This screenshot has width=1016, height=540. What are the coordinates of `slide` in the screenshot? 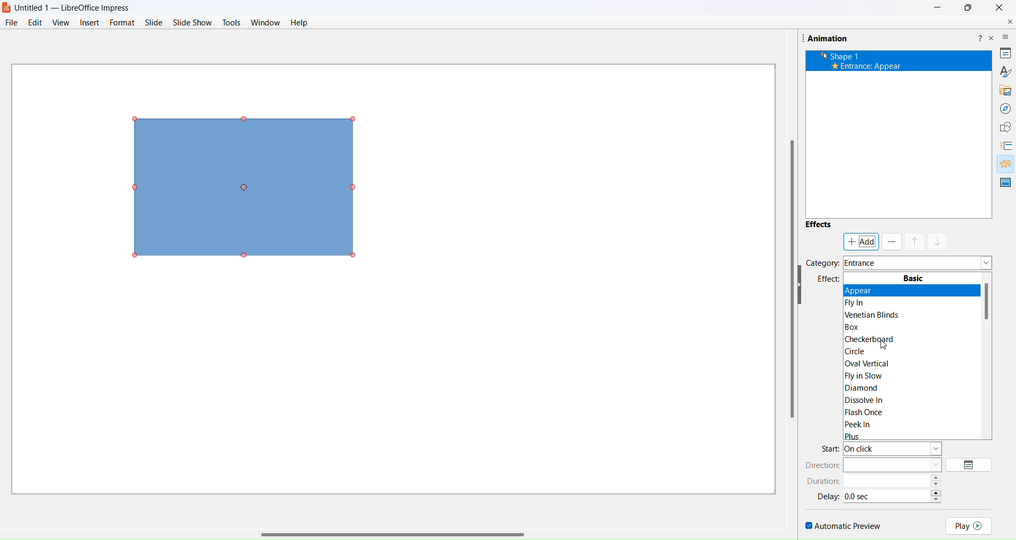 It's located at (153, 23).